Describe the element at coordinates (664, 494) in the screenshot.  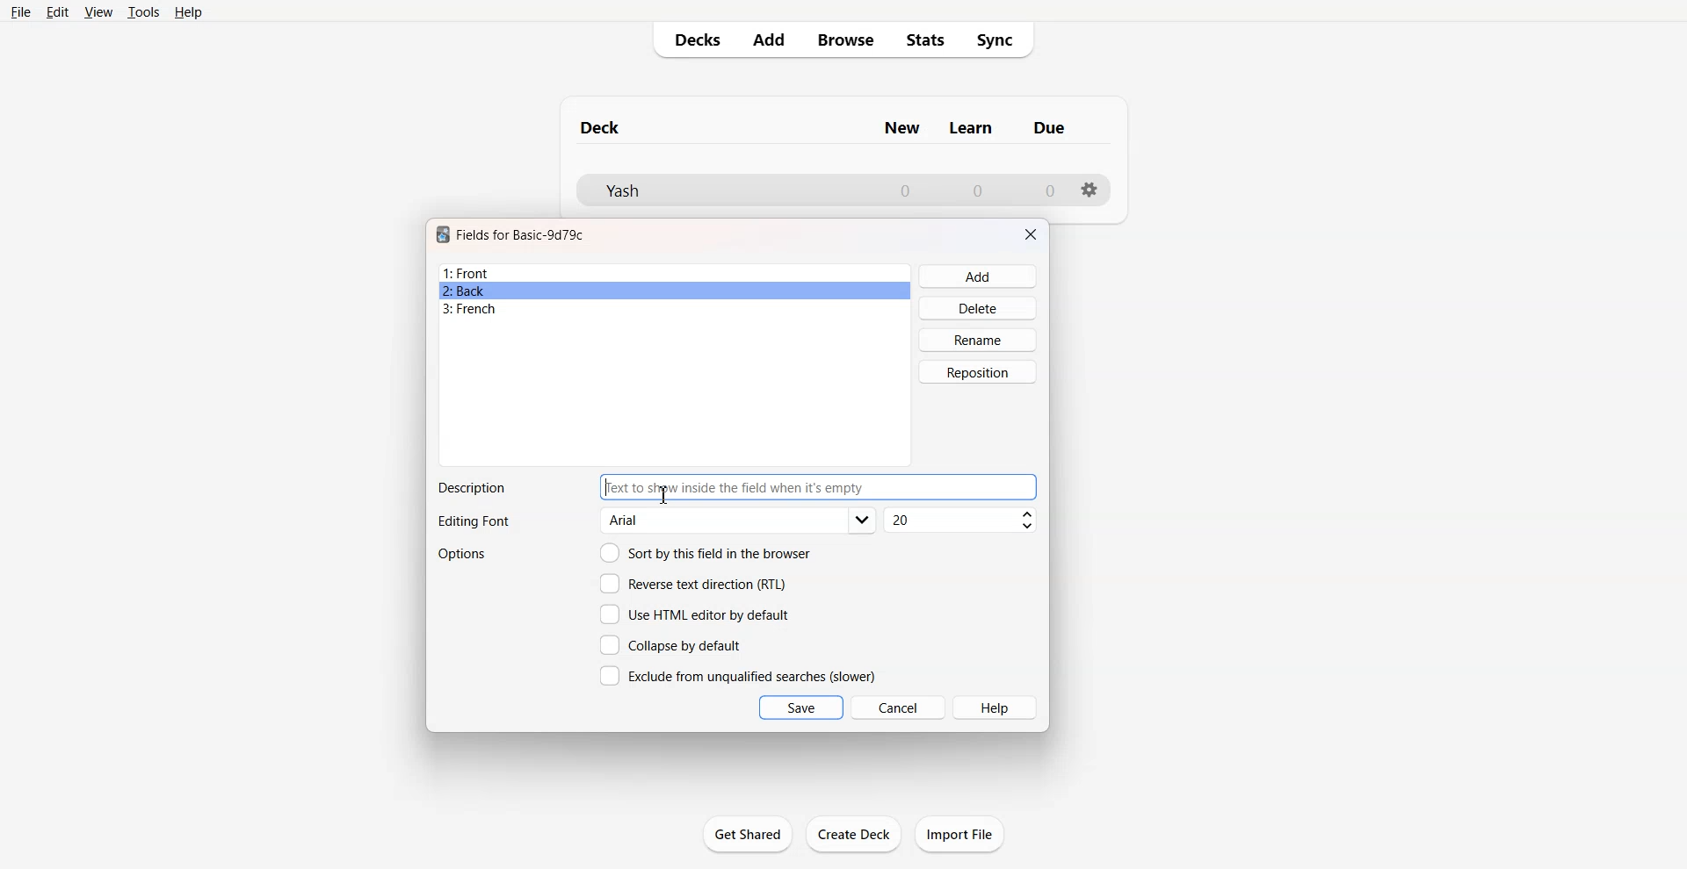
I see `Text Cursor` at that location.